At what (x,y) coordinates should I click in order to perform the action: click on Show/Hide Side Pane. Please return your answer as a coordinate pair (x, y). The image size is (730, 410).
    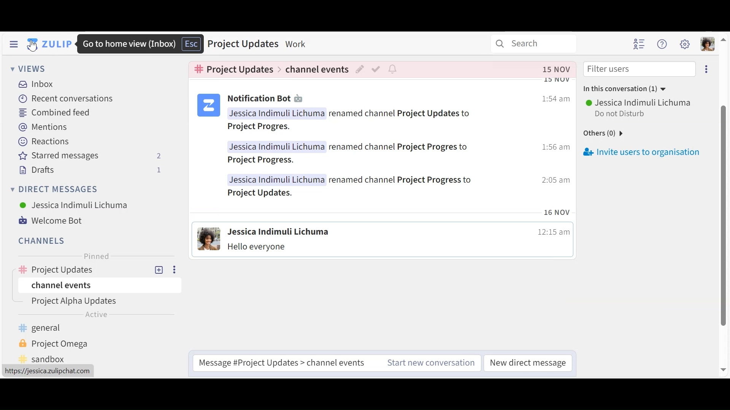
    Looking at the image, I should click on (13, 45).